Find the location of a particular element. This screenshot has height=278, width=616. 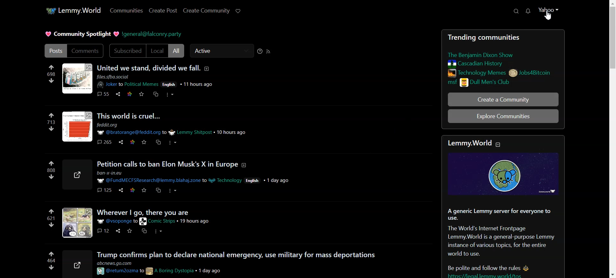

comments is located at coordinates (101, 94).